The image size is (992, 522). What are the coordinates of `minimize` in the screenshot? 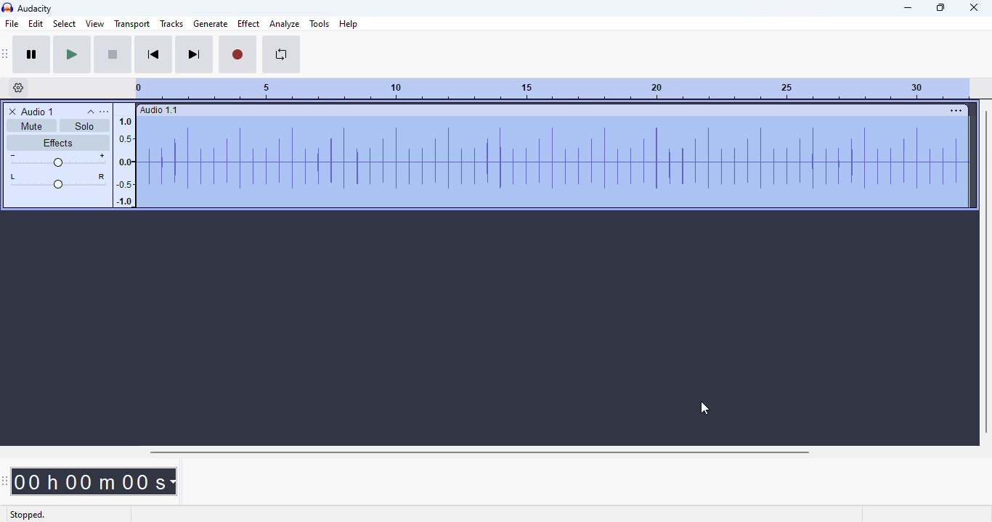 It's located at (909, 8).